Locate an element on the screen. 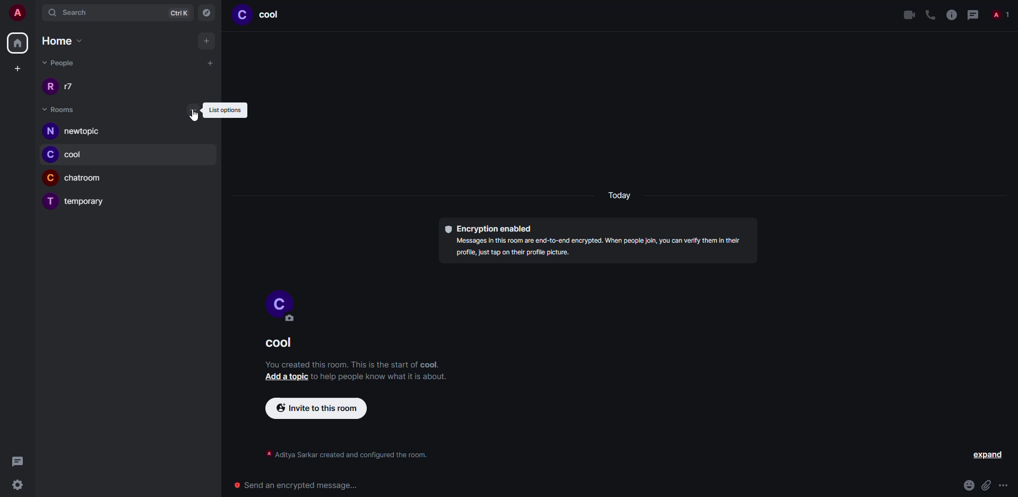  video call is located at coordinates (907, 15).